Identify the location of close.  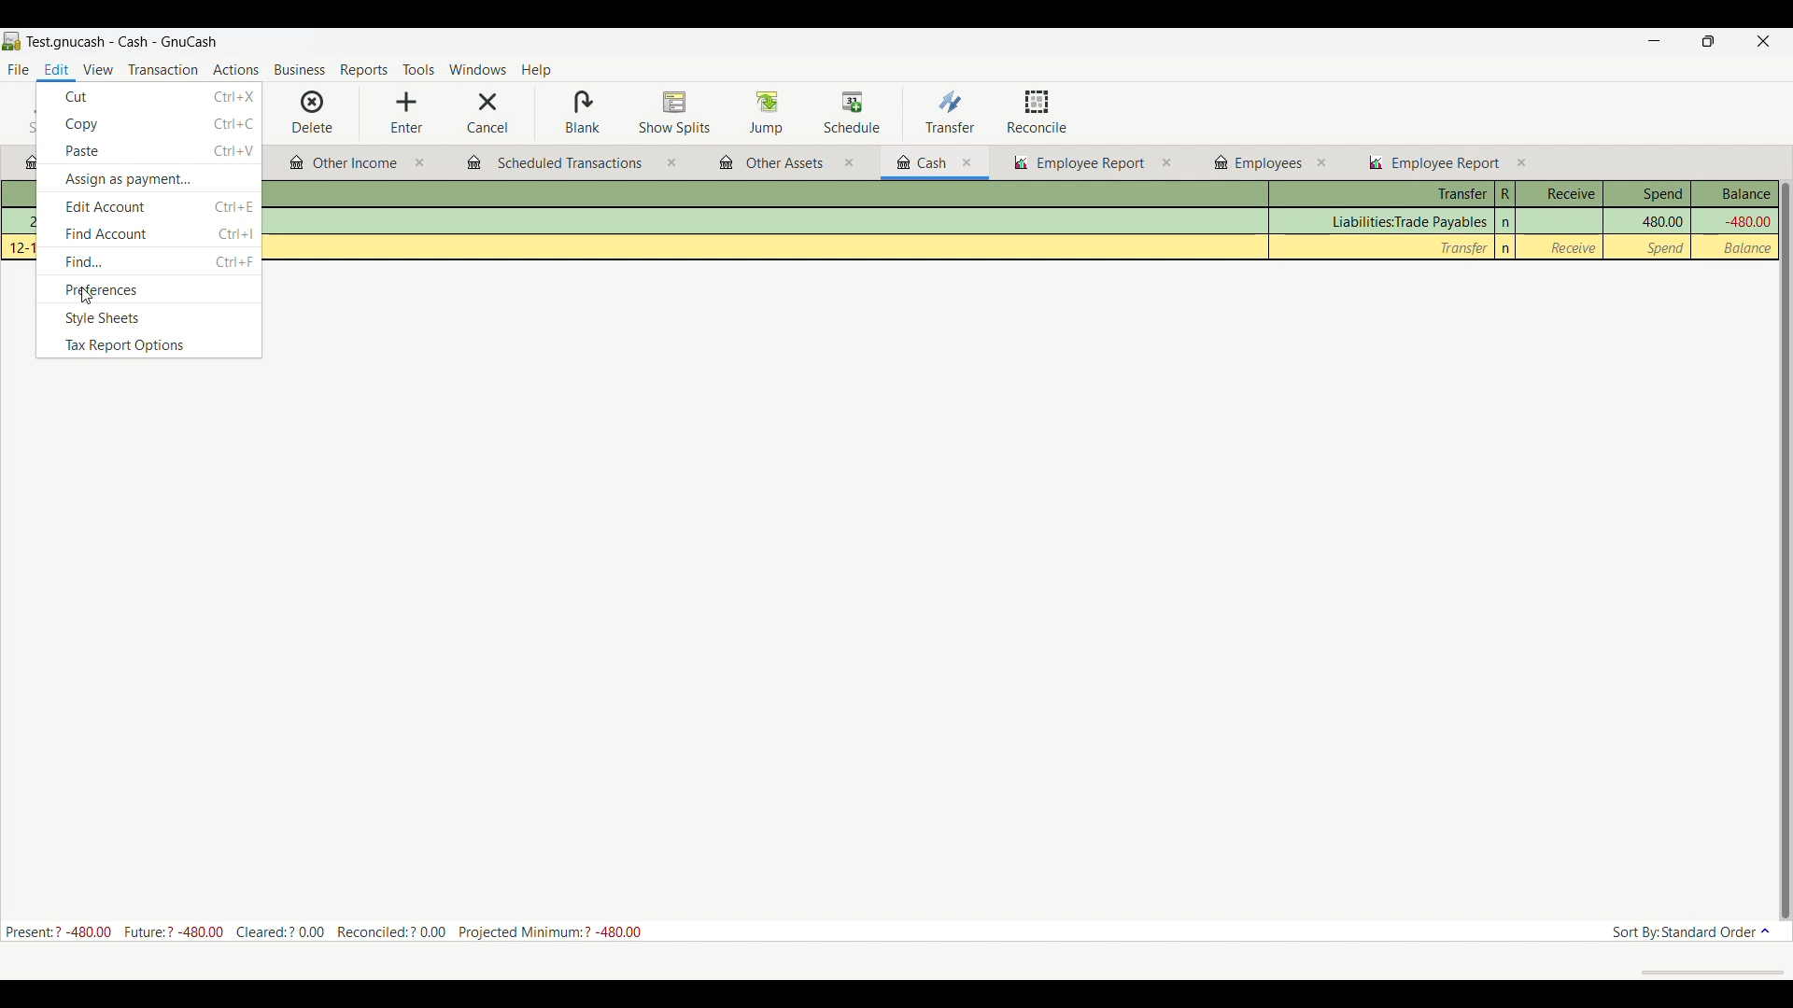
(1322, 162).